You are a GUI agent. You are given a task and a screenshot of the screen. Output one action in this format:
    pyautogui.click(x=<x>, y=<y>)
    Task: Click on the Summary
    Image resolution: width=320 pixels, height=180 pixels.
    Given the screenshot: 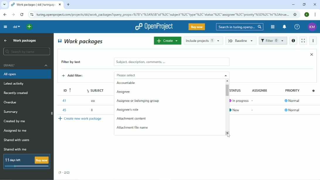 What is the action you would take?
    pyautogui.click(x=12, y=112)
    